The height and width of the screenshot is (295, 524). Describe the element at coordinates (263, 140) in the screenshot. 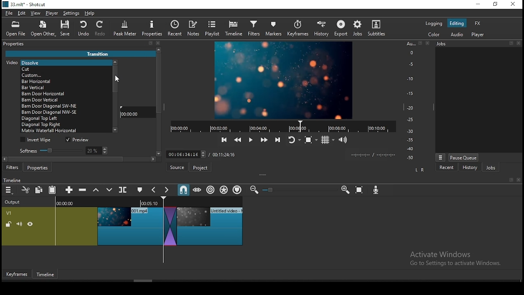

I see `play quickly forward` at that location.